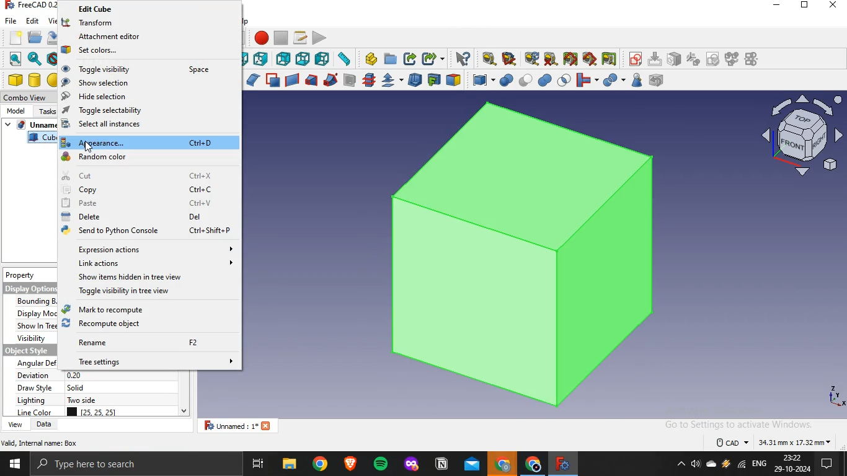 Image resolution: width=847 pixels, height=476 pixels. Describe the element at coordinates (135, 22) in the screenshot. I see `transform` at that location.